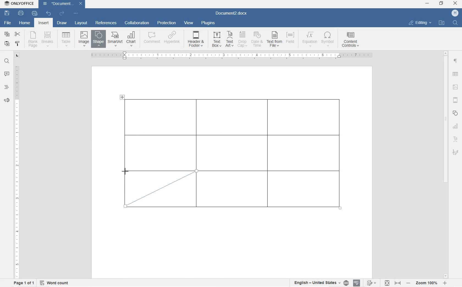  What do you see at coordinates (229, 40) in the screenshot?
I see `TEXT ART` at bounding box center [229, 40].